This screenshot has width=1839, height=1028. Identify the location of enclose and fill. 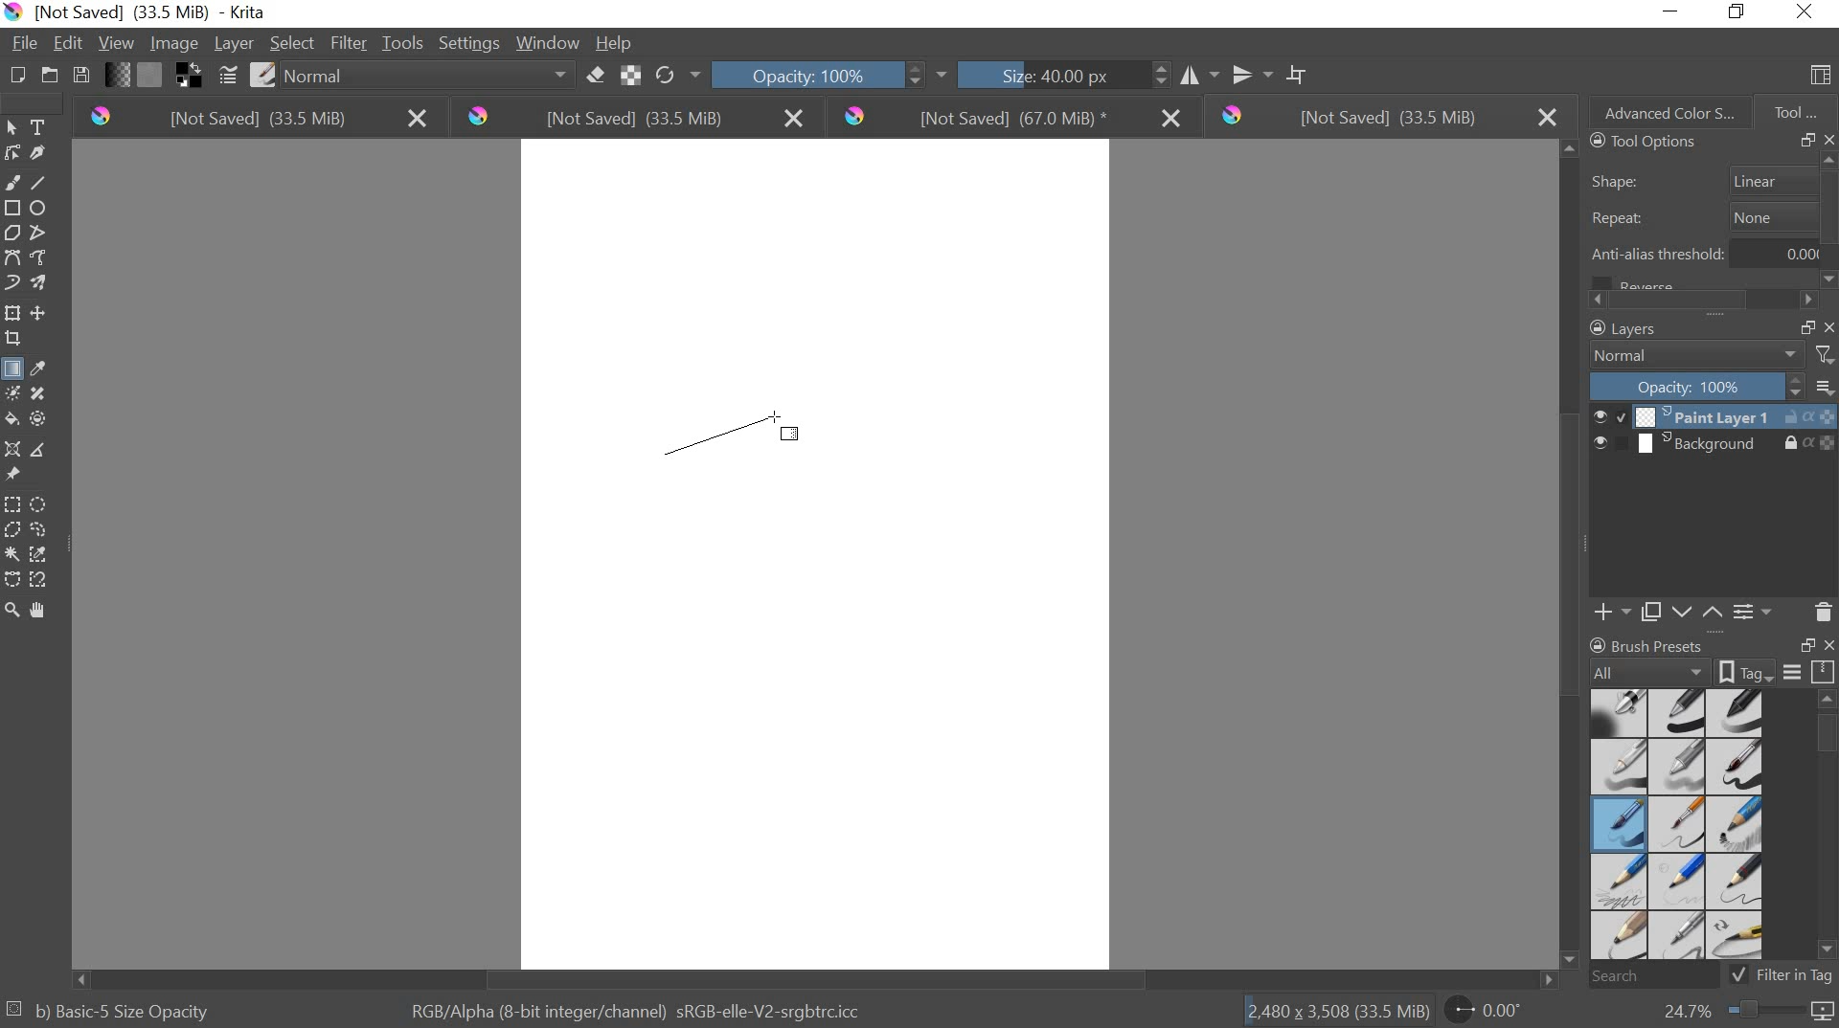
(42, 418).